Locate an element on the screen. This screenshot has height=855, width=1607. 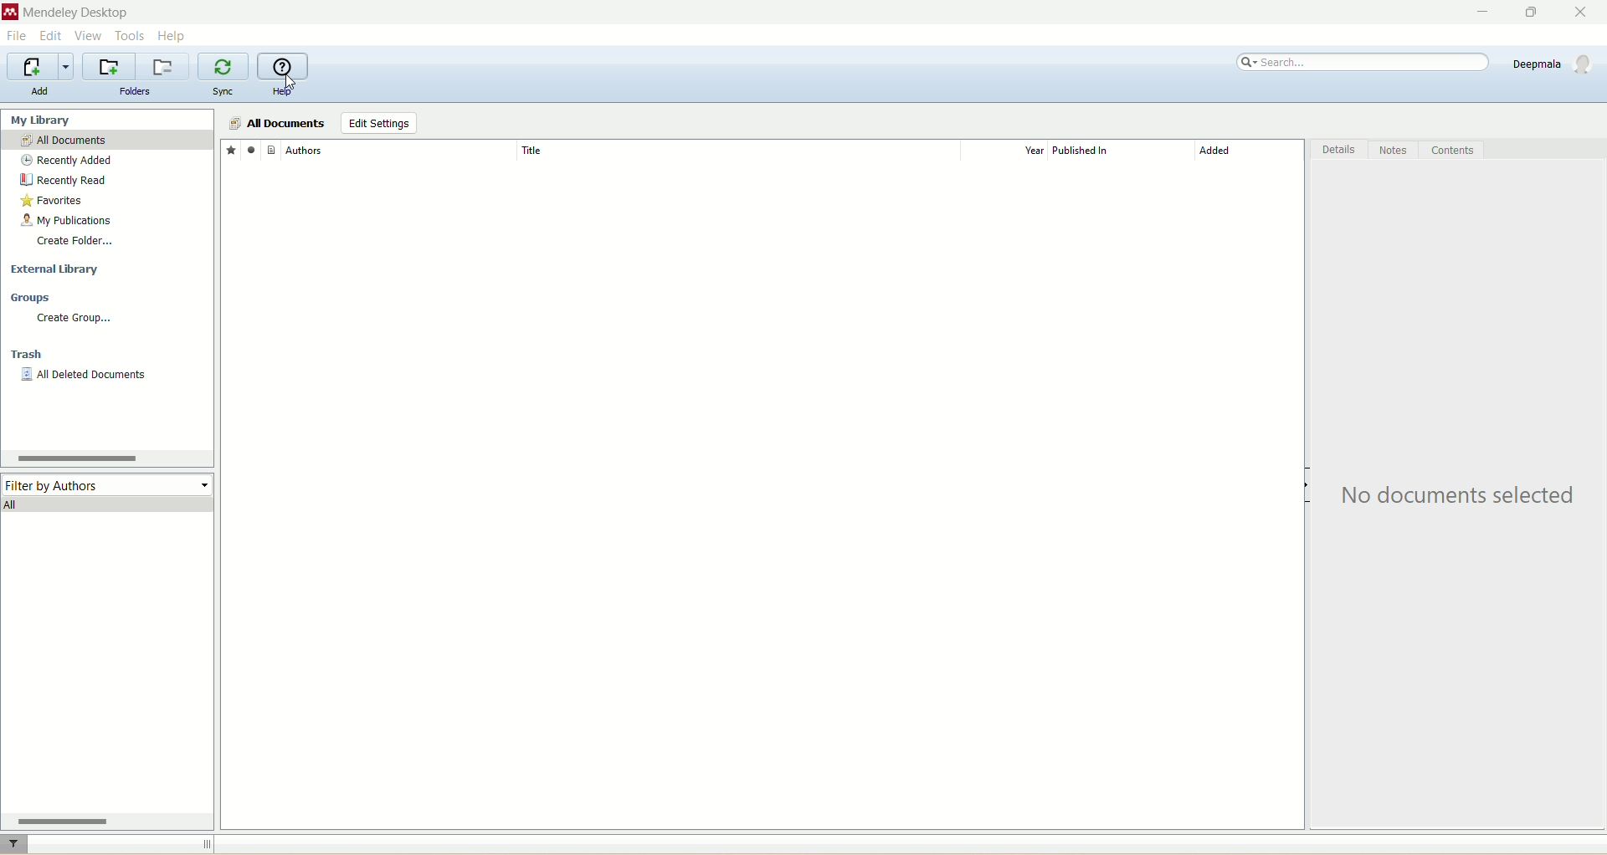
create group is located at coordinates (76, 319).